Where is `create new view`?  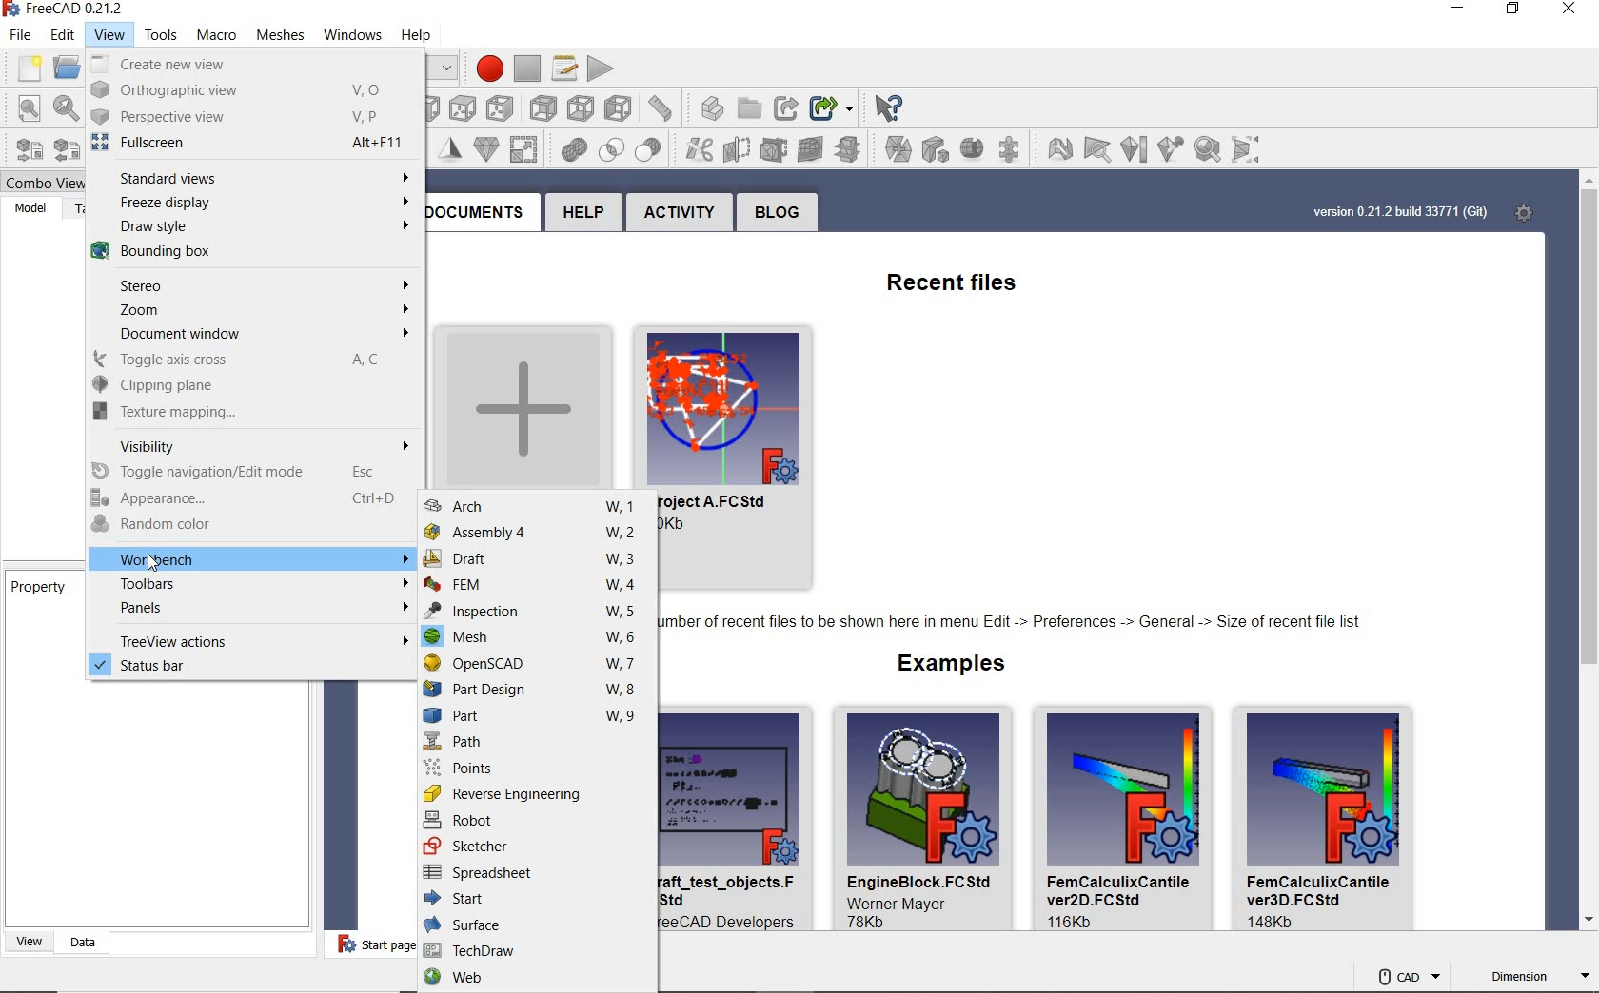 create new view is located at coordinates (244, 65).